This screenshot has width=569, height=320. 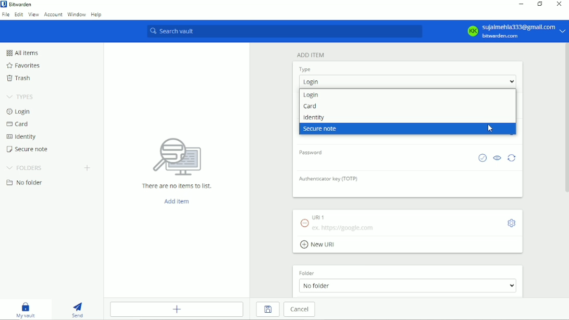 What do you see at coordinates (267, 310) in the screenshot?
I see `Save` at bounding box center [267, 310].